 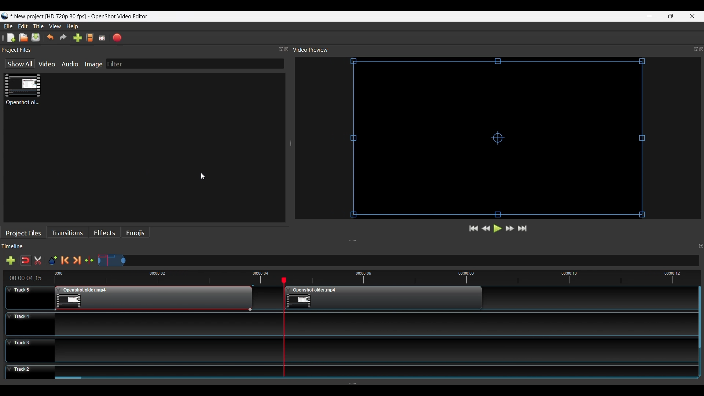 What do you see at coordinates (23, 90) in the screenshot?
I see `Clip` at bounding box center [23, 90].